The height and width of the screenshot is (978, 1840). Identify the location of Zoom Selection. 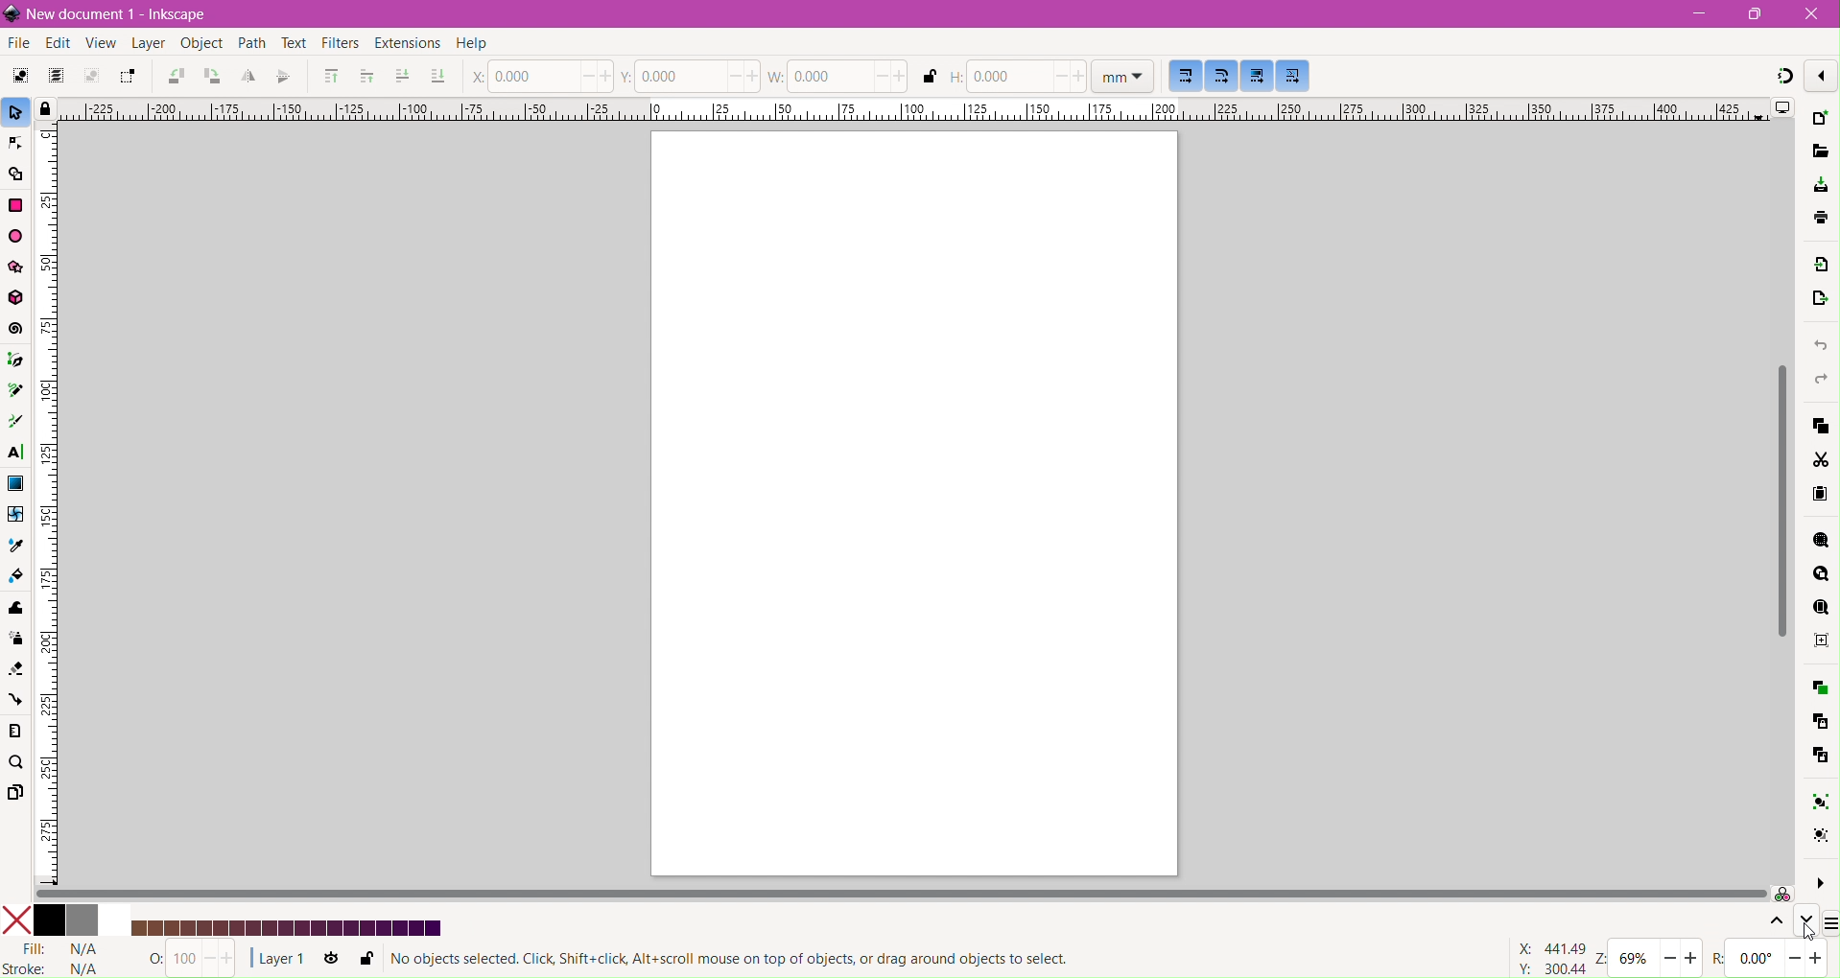
(1818, 542).